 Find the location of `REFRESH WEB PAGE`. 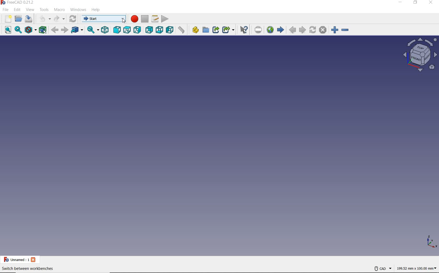

REFRESH WEB PAGE is located at coordinates (313, 30).